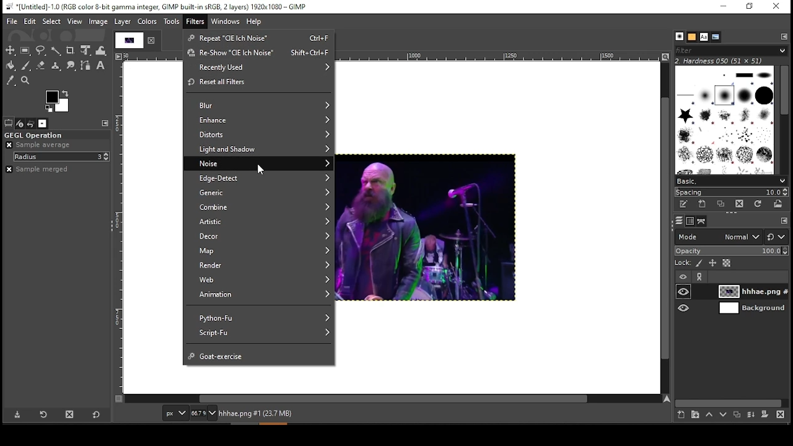  Describe the element at coordinates (260, 120) in the screenshot. I see `enhance` at that location.